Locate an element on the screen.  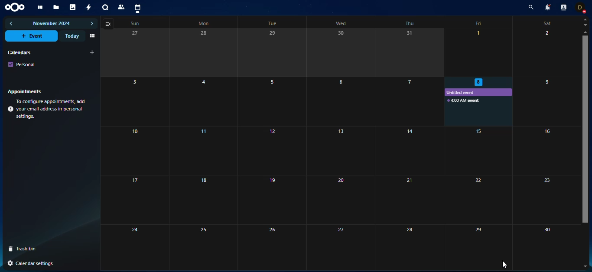
notifications is located at coordinates (546, 7).